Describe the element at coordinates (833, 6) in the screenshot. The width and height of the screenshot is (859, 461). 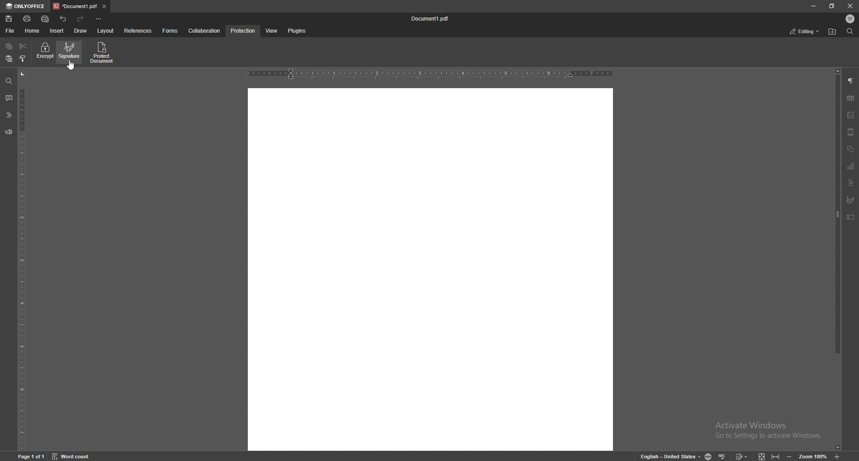
I see `resize` at that location.